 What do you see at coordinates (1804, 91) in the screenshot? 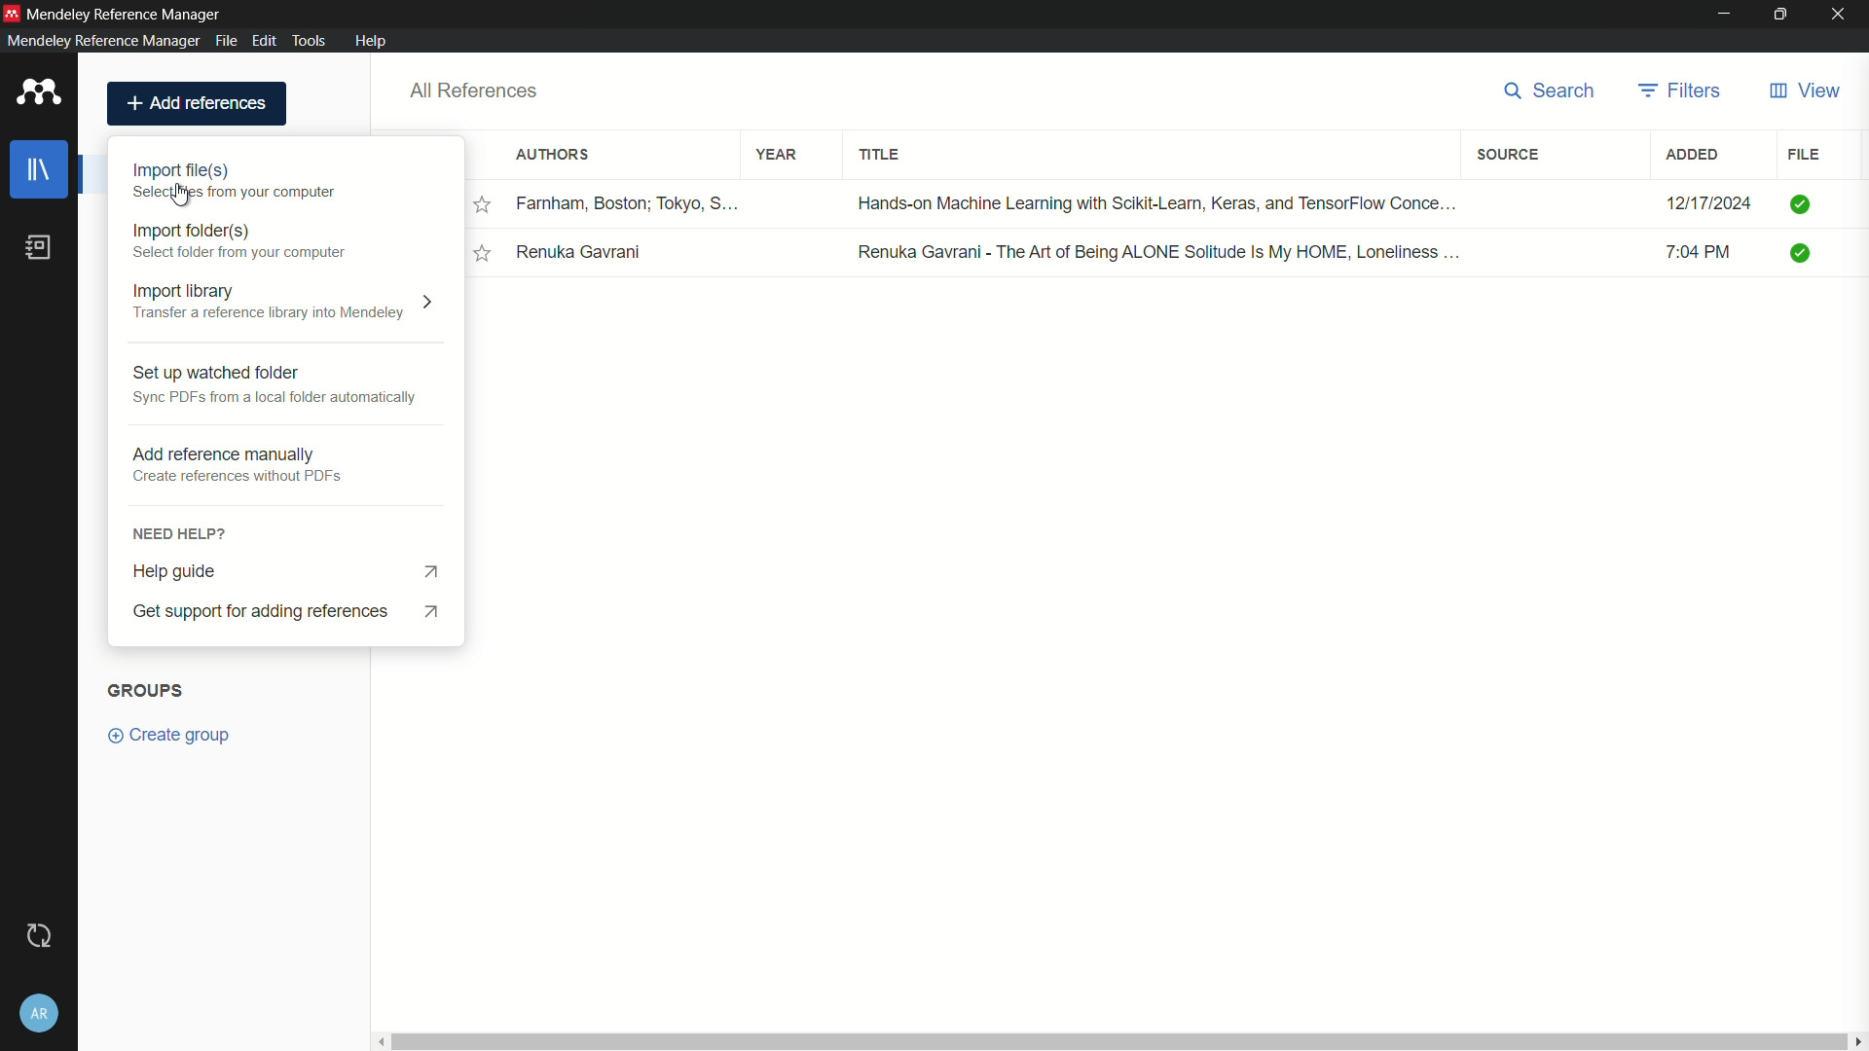
I see `view` at bounding box center [1804, 91].